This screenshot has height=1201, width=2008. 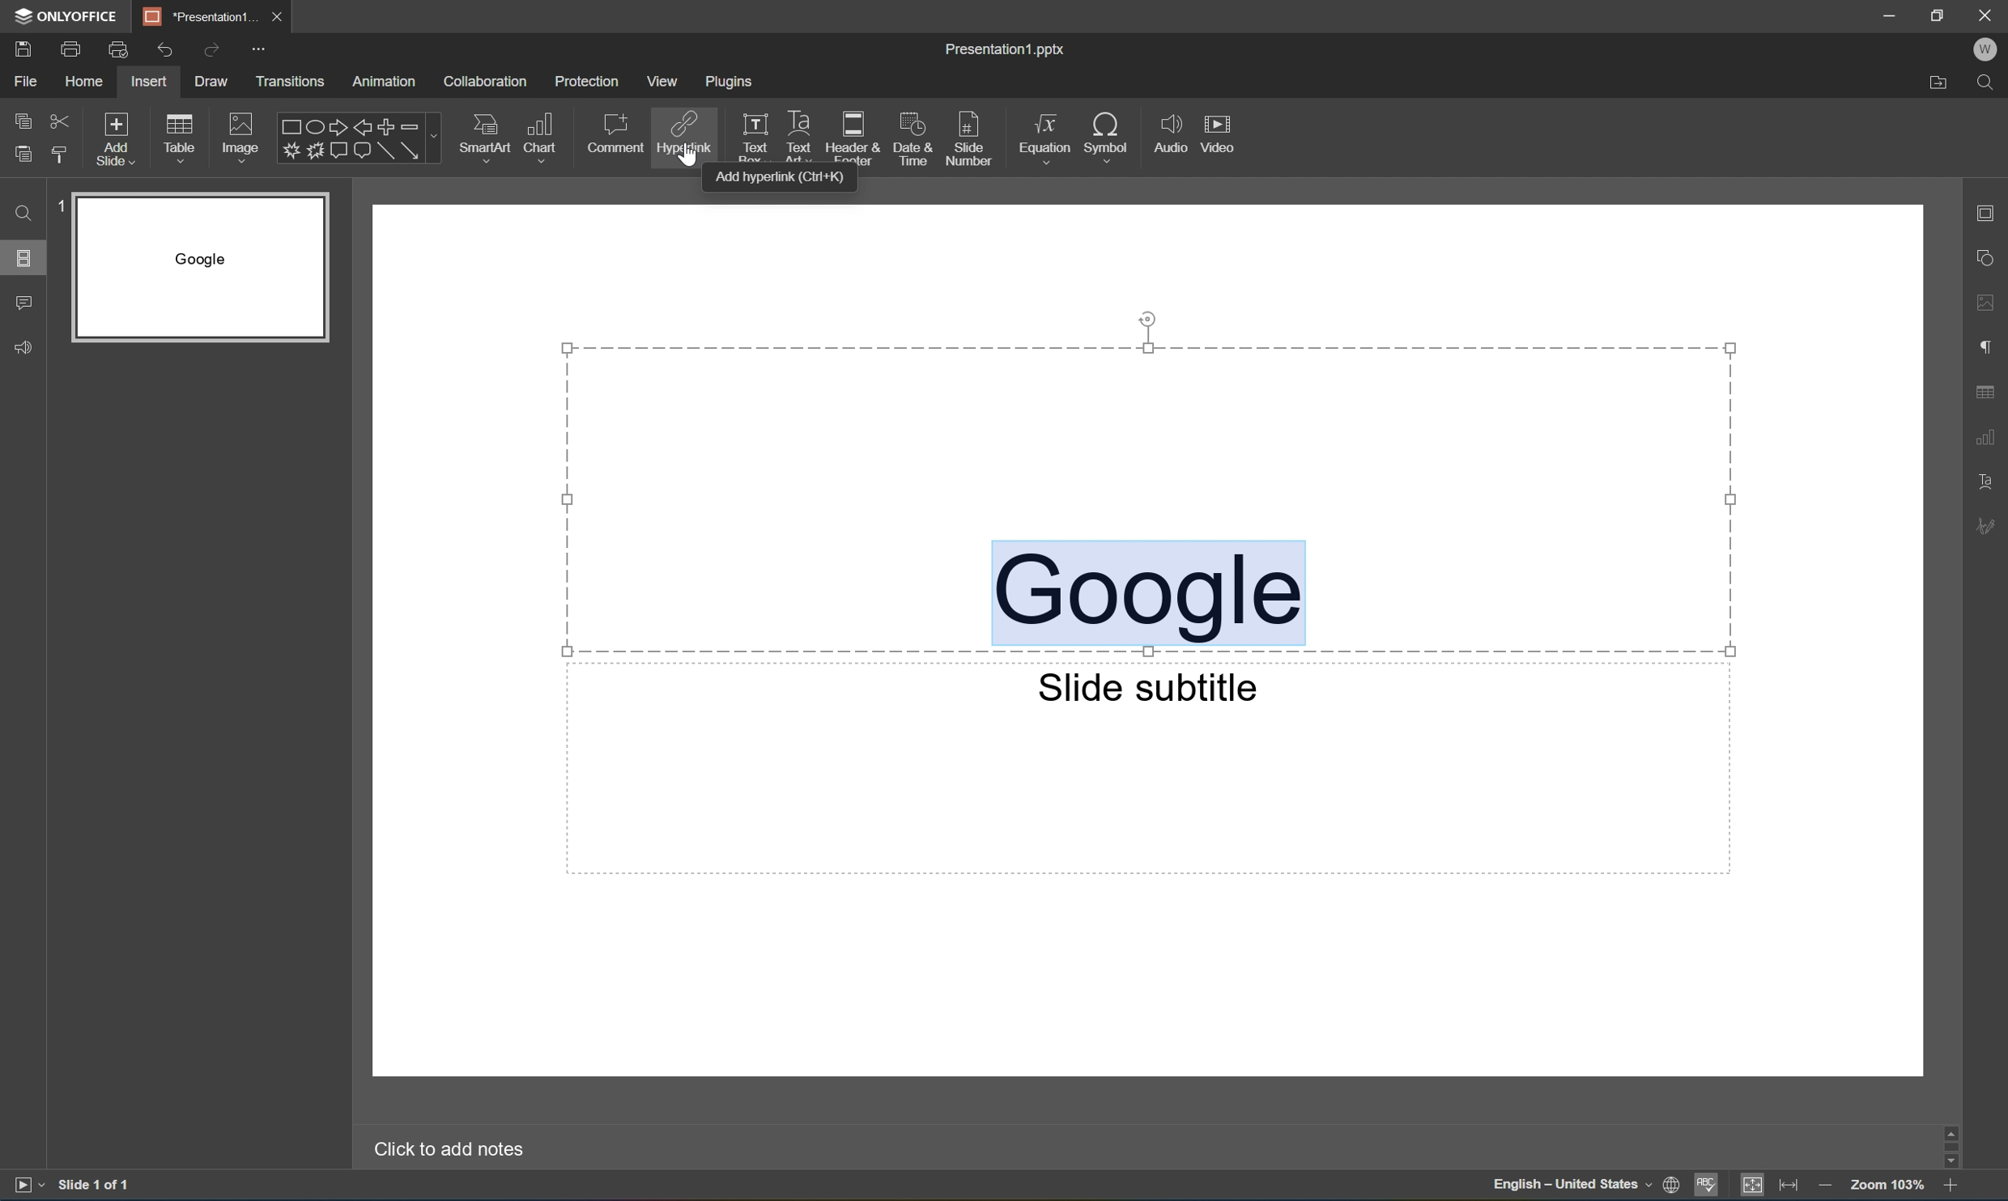 I want to click on Feedback and support, so click(x=23, y=346).